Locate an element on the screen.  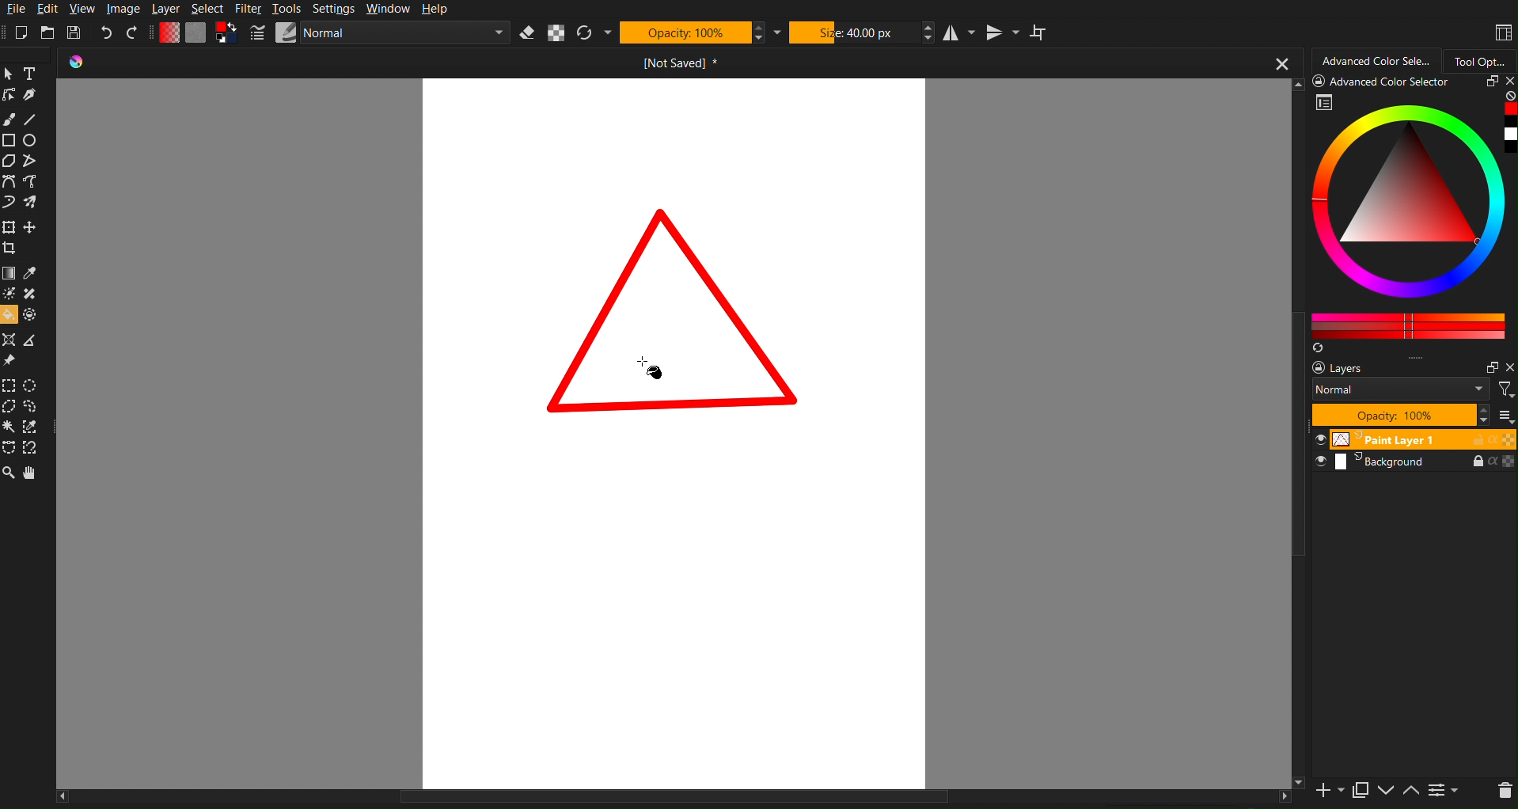
restore panel is located at coordinates (1489, 83).